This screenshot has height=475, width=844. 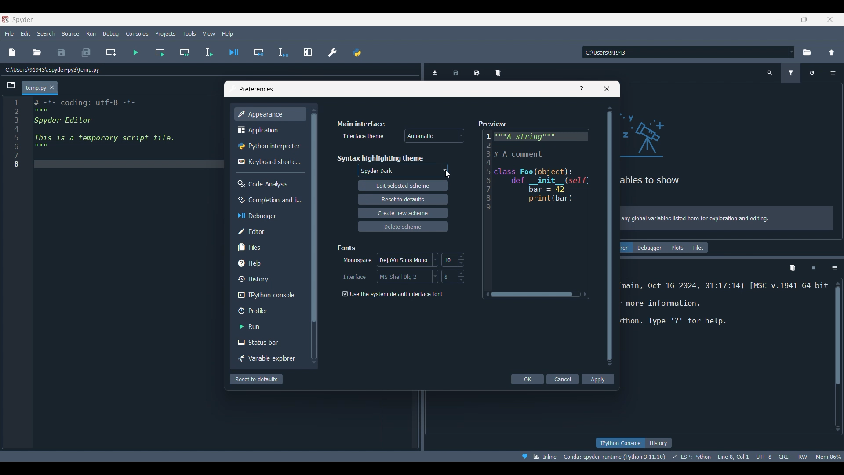 I want to click on Appearance, current selection highlighted, so click(x=269, y=114).